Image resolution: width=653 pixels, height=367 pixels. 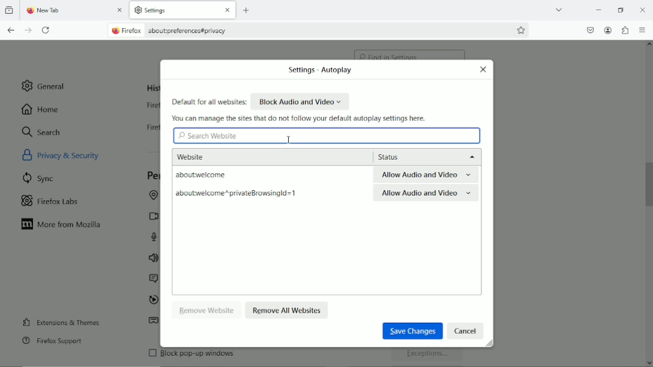 What do you see at coordinates (153, 259) in the screenshot?
I see `speaker selection` at bounding box center [153, 259].